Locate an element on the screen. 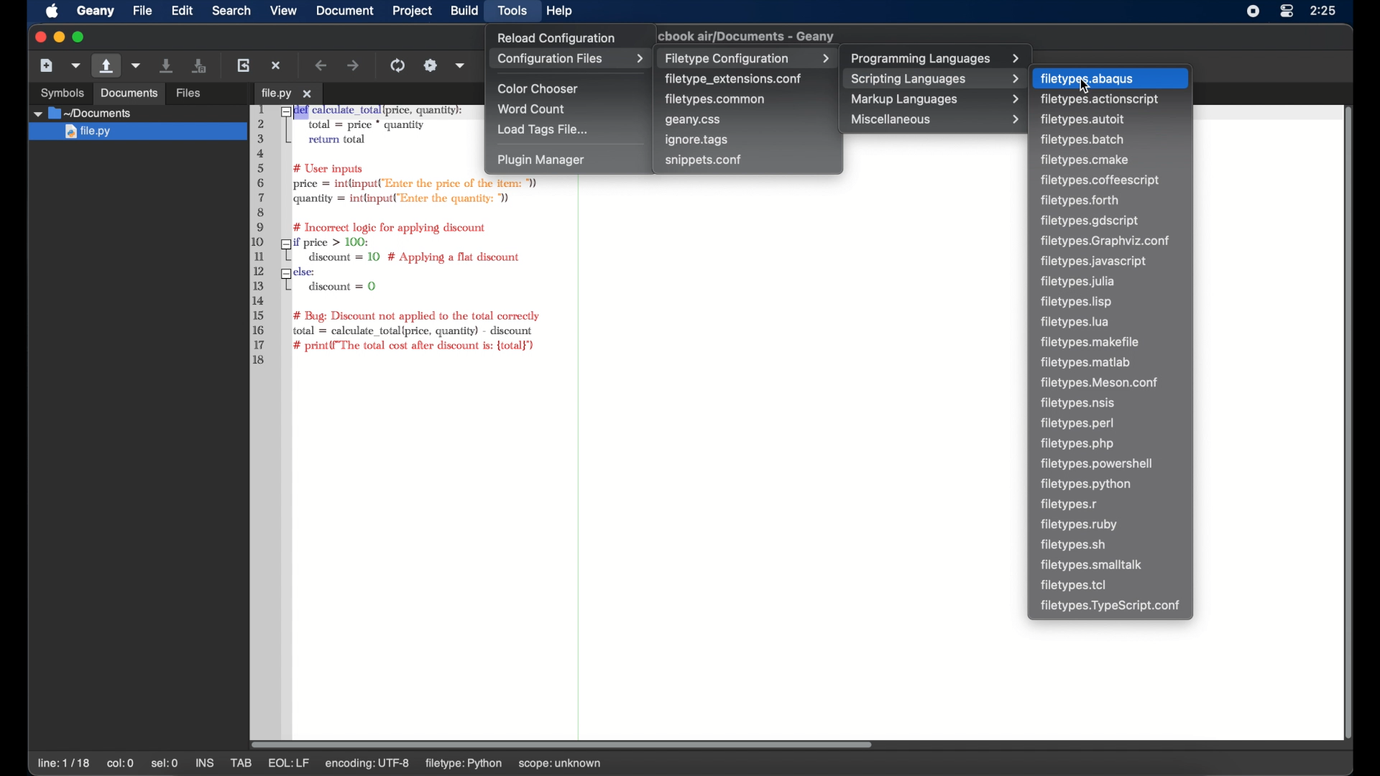  sel:0 is located at coordinates (165, 763).